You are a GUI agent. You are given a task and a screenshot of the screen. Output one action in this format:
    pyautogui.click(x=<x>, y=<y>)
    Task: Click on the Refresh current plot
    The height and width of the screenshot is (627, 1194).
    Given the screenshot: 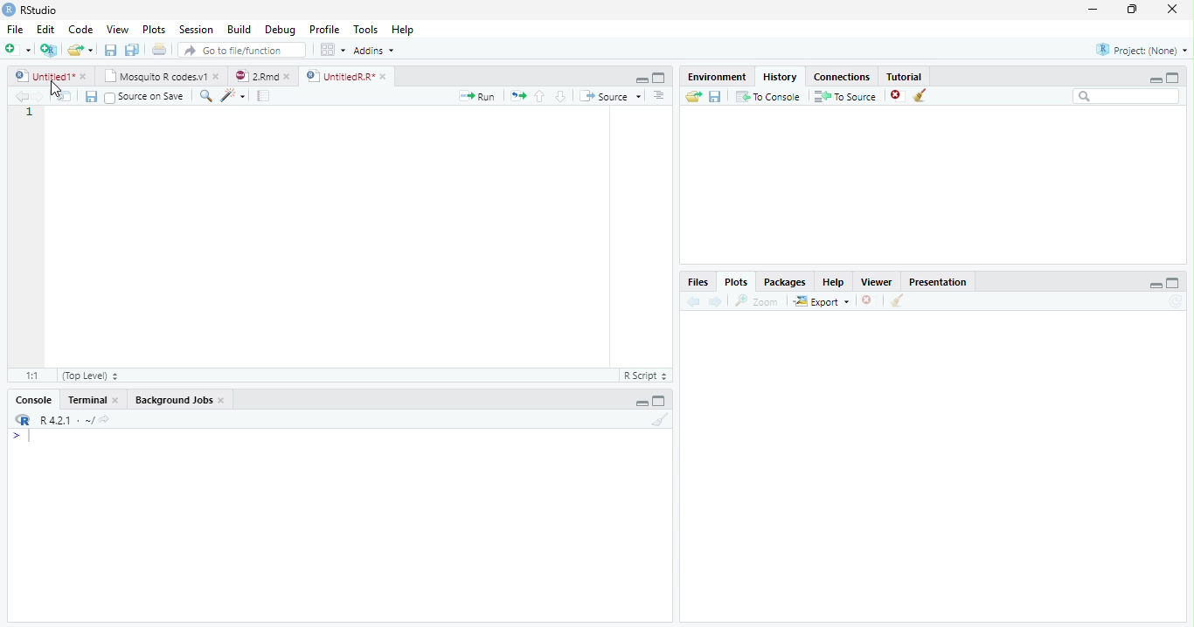 What is the action you would take?
    pyautogui.click(x=1176, y=301)
    